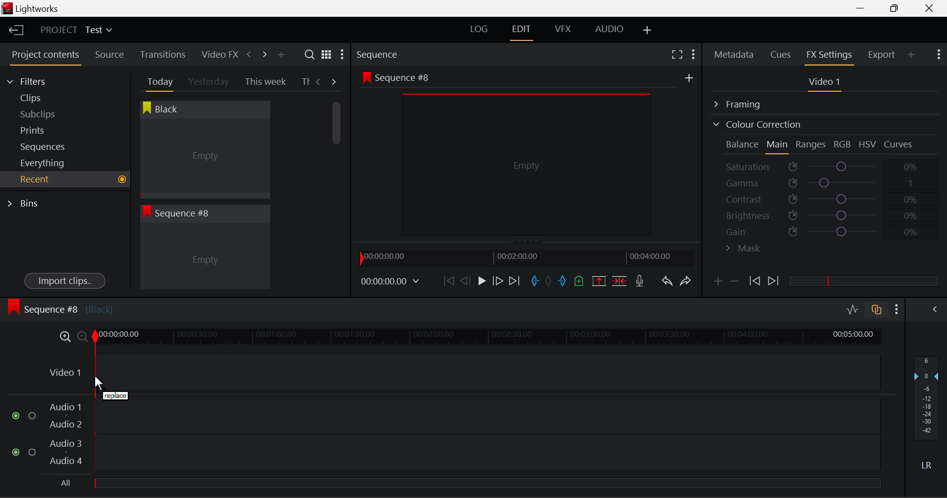  I want to click on Prints, so click(46, 128).